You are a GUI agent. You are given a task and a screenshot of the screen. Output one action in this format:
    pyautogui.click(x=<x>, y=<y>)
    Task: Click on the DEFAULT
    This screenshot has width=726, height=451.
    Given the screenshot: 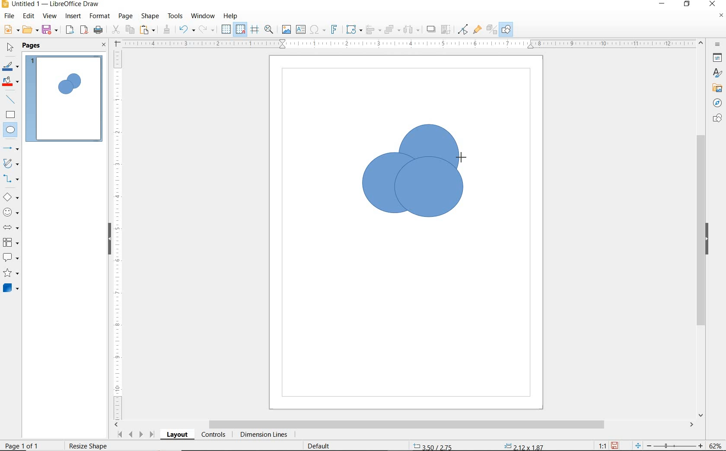 What is the action you would take?
    pyautogui.click(x=322, y=445)
    